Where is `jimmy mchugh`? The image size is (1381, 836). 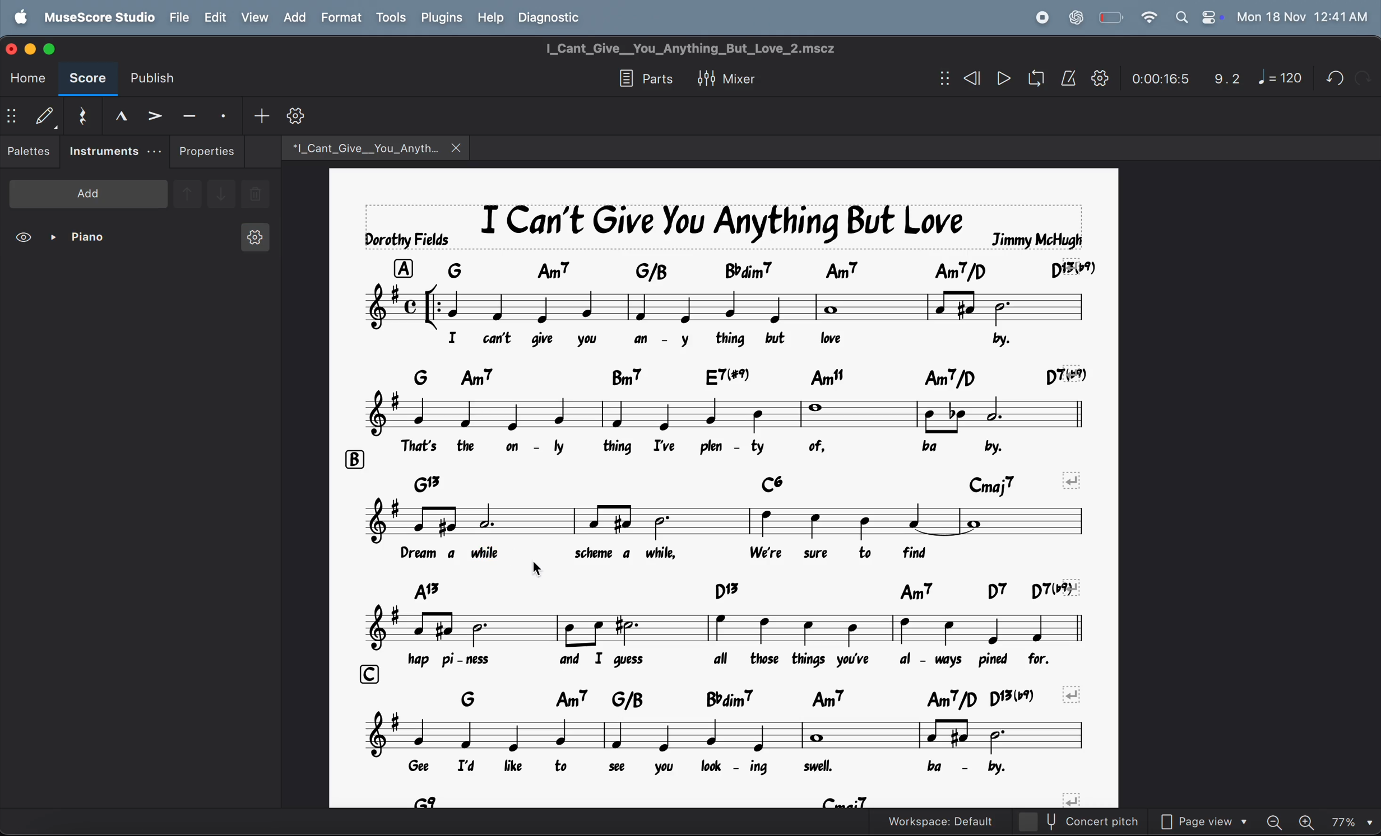
jimmy mchugh is located at coordinates (1040, 237).